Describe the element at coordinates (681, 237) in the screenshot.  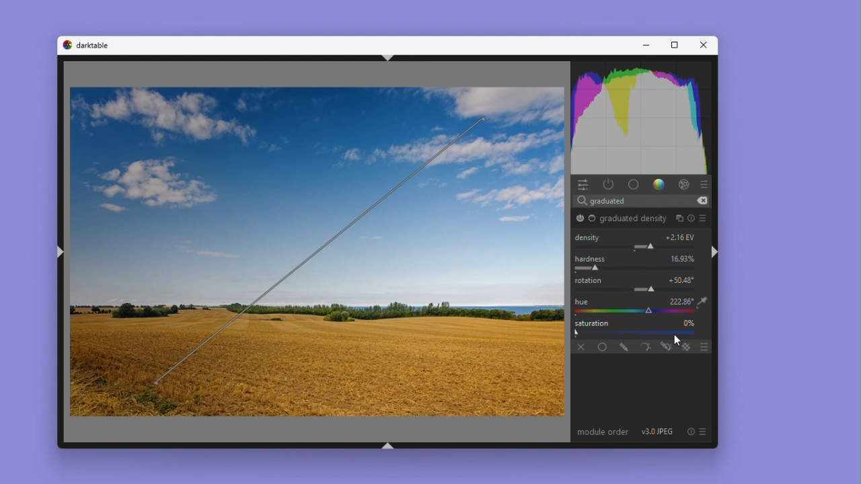
I see `+1.00 EV` at that location.